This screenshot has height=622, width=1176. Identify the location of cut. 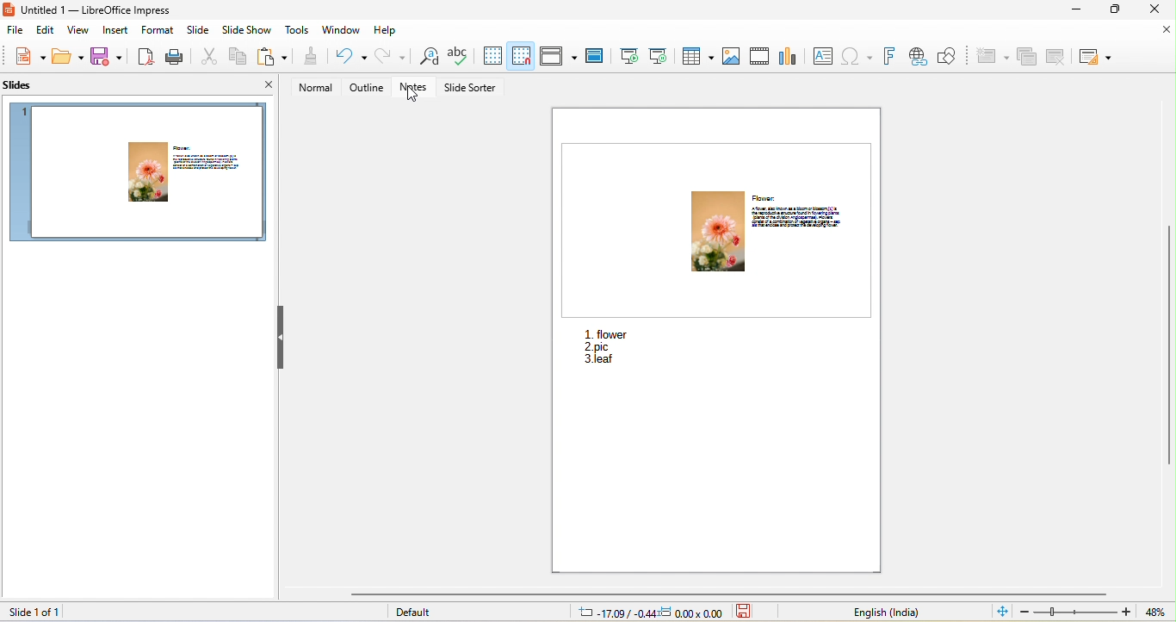
(207, 56).